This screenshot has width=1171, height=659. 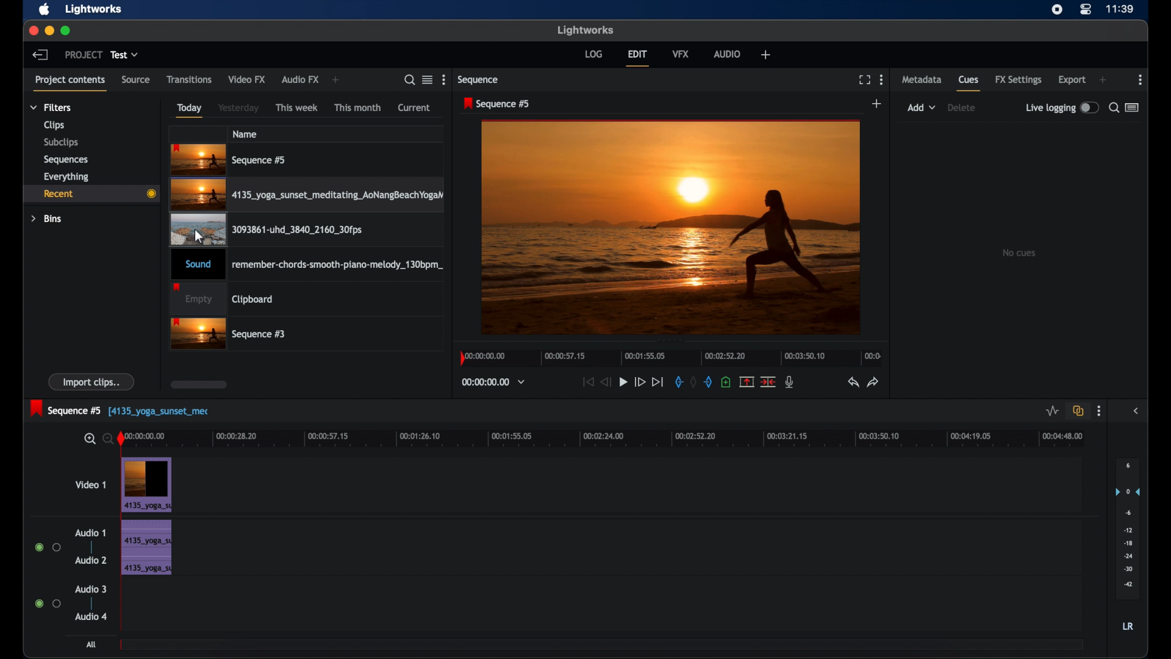 I want to click on video fx, so click(x=248, y=80).